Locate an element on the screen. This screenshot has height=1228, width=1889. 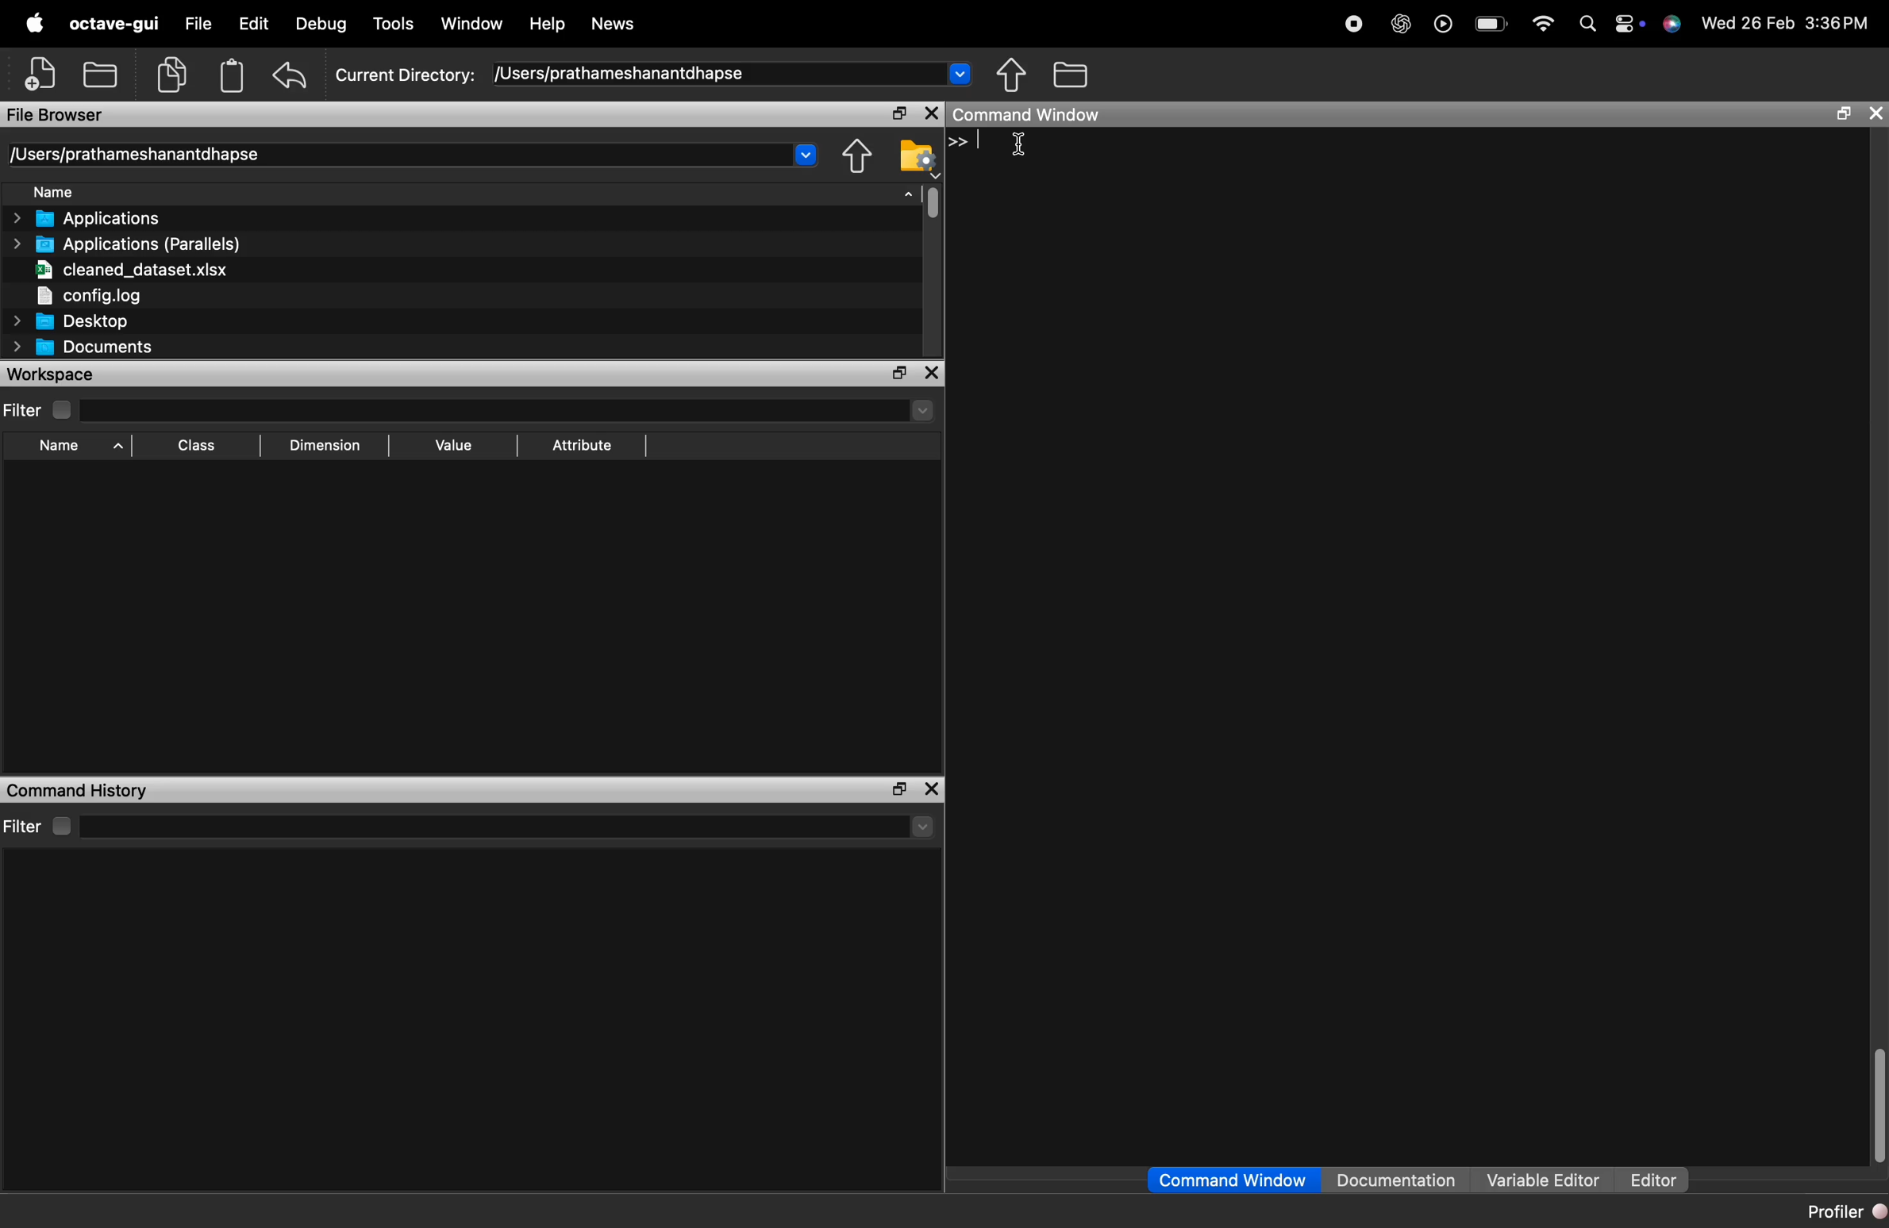
battery is located at coordinates (1495, 24).